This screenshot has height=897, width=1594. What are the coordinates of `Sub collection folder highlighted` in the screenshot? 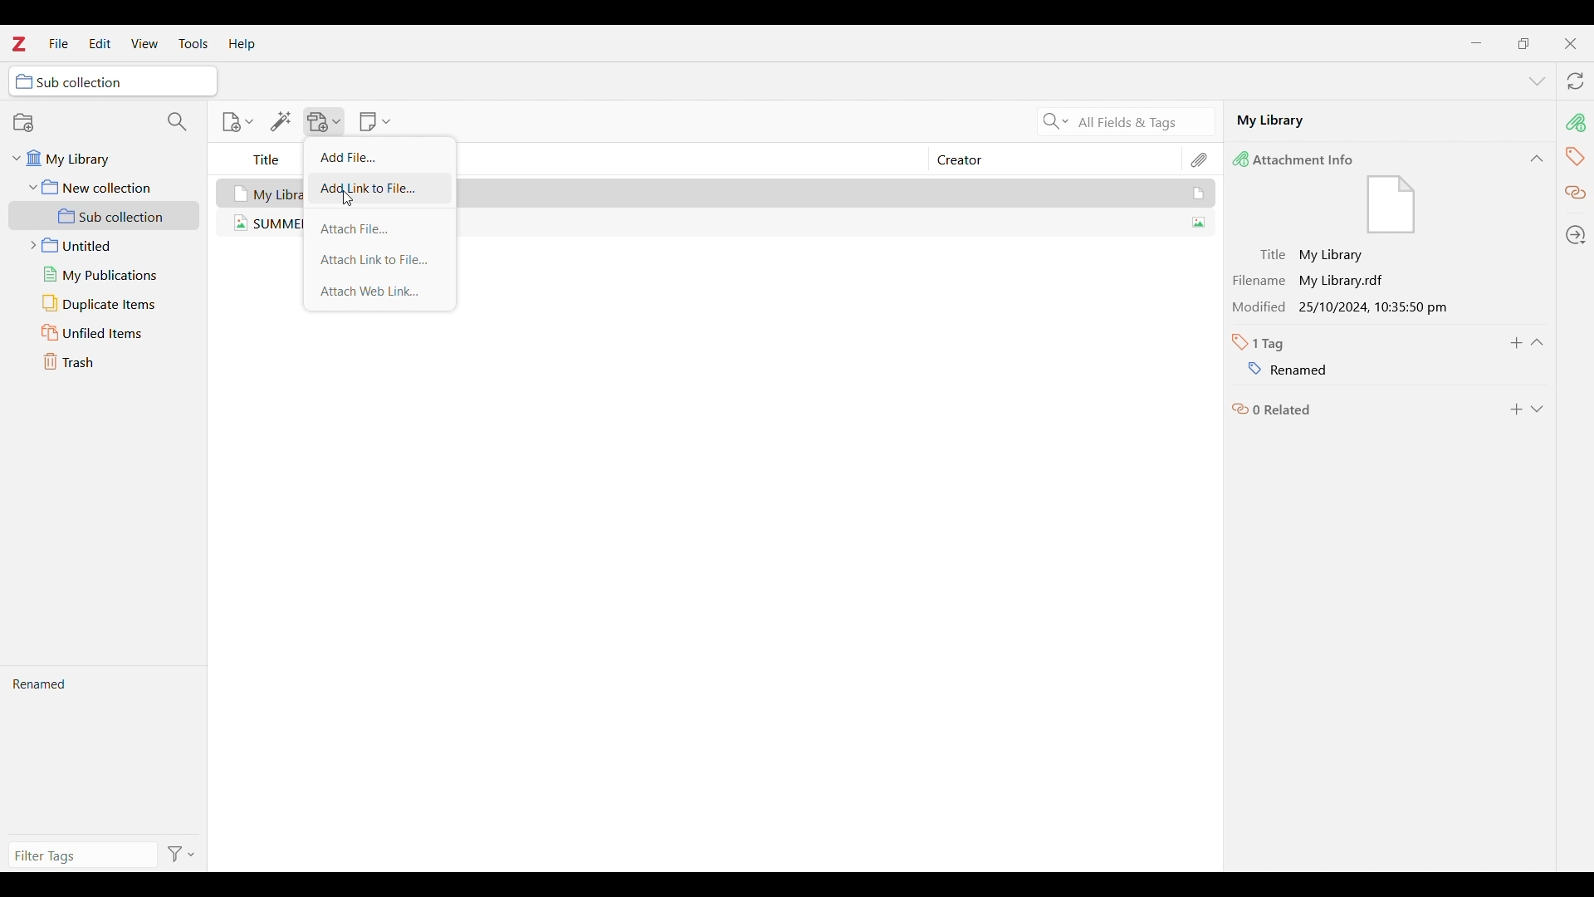 It's located at (105, 216).